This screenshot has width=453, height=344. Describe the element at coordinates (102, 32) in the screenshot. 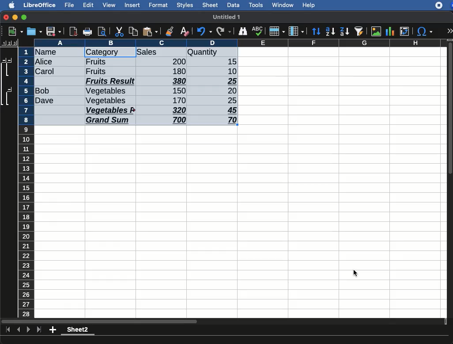

I see `print preview` at that location.